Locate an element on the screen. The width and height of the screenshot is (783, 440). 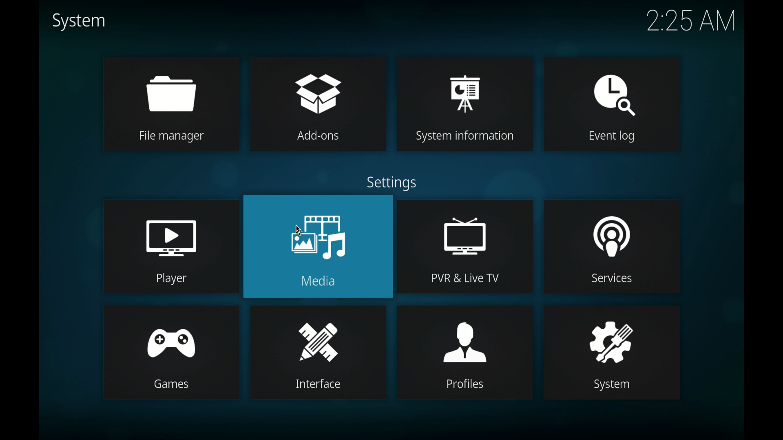
games is located at coordinates (170, 385).